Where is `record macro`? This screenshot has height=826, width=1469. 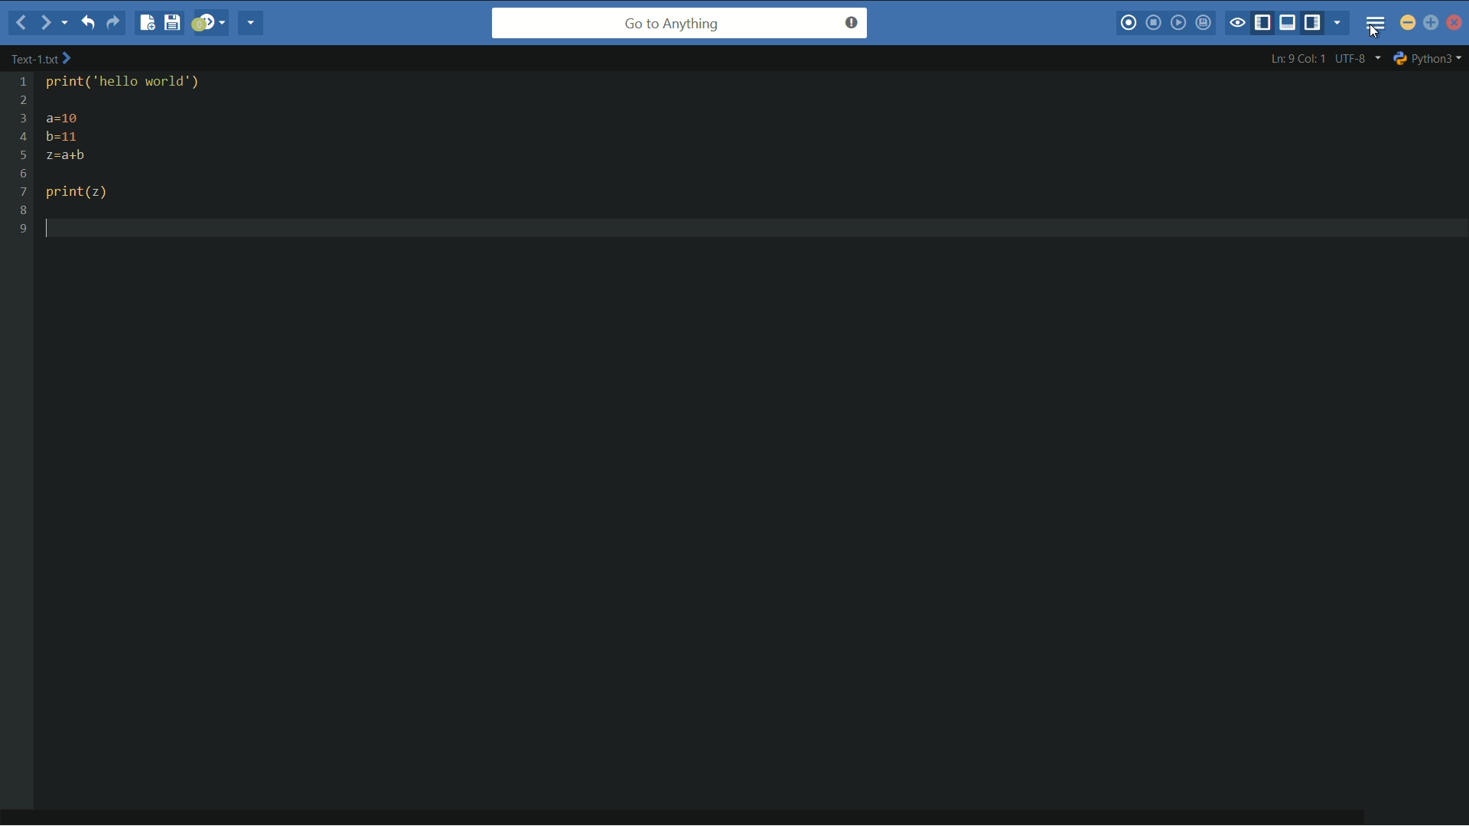 record macro is located at coordinates (1130, 22).